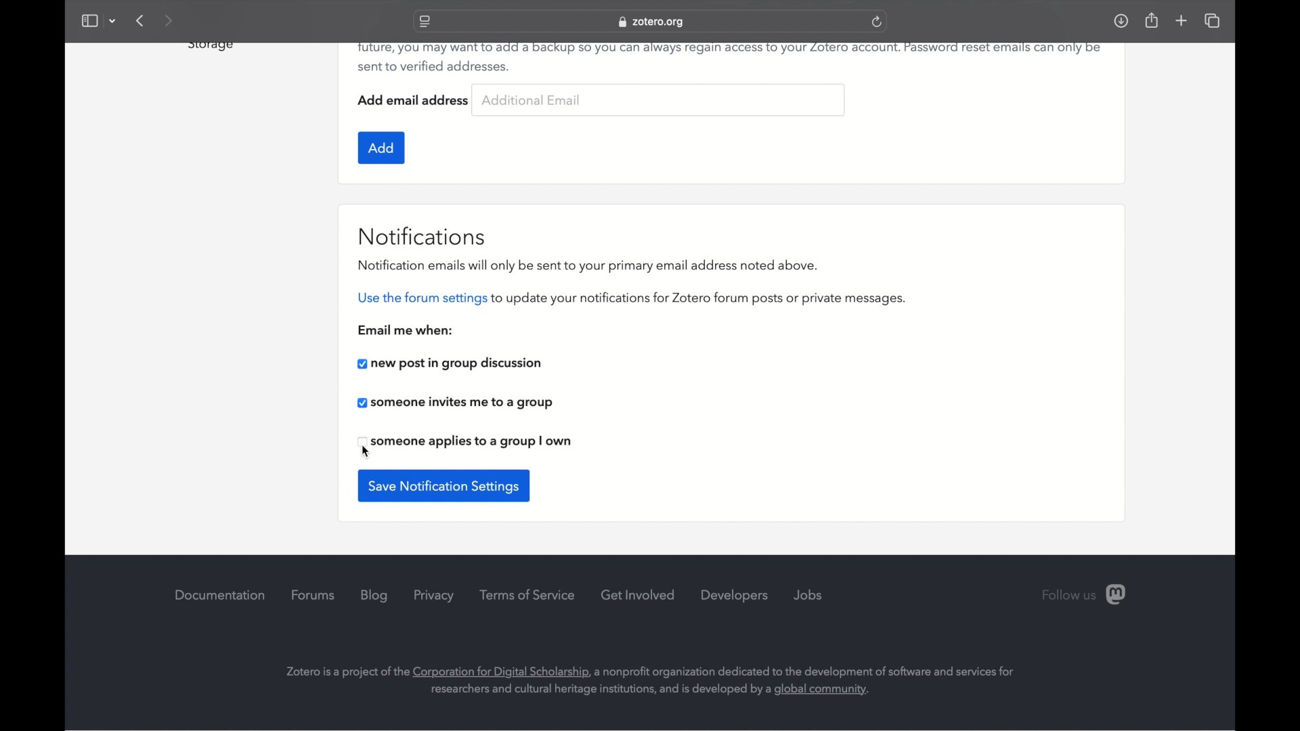  Describe the element at coordinates (112, 20) in the screenshot. I see `dropdown` at that location.